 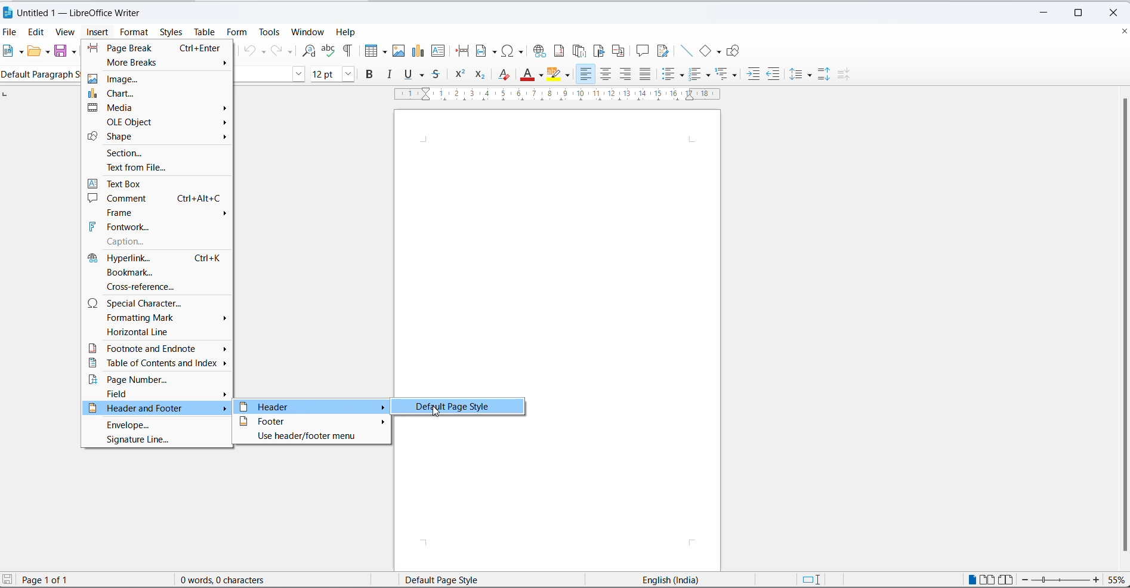 I want to click on spelling, so click(x=329, y=51).